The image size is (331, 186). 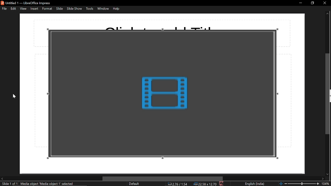 What do you see at coordinates (327, 14) in the screenshot?
I see `move up` at bounding box center [327, 14].